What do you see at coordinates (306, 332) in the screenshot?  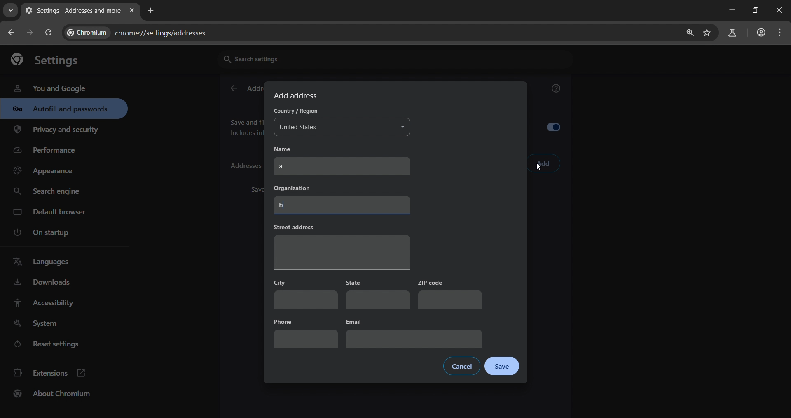 I see `phone` at bounding box center [306, 332].